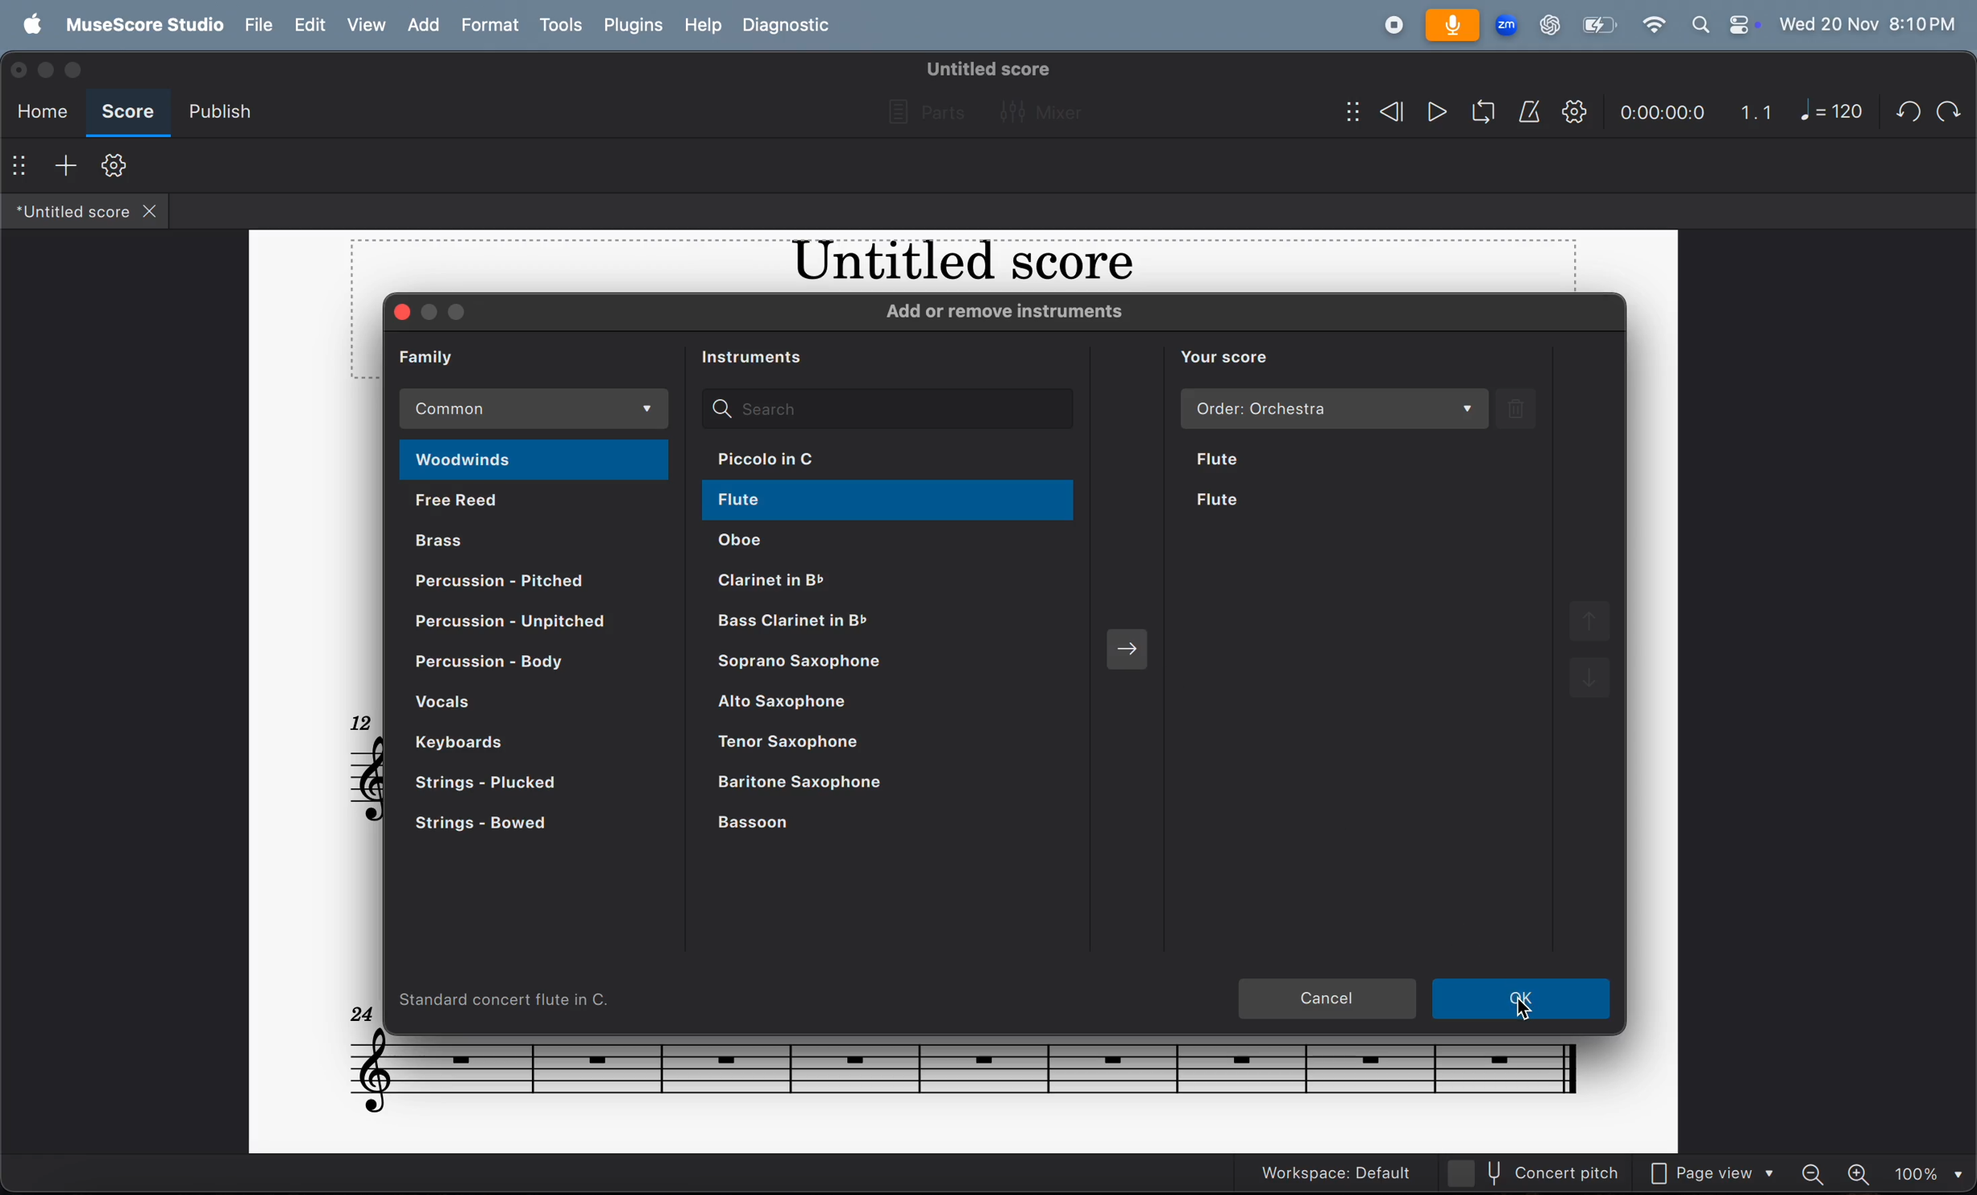  What do you see at coordinates (1829, 111) in the screenshot?
I see `note 120` at bounding box center [1829, 111].